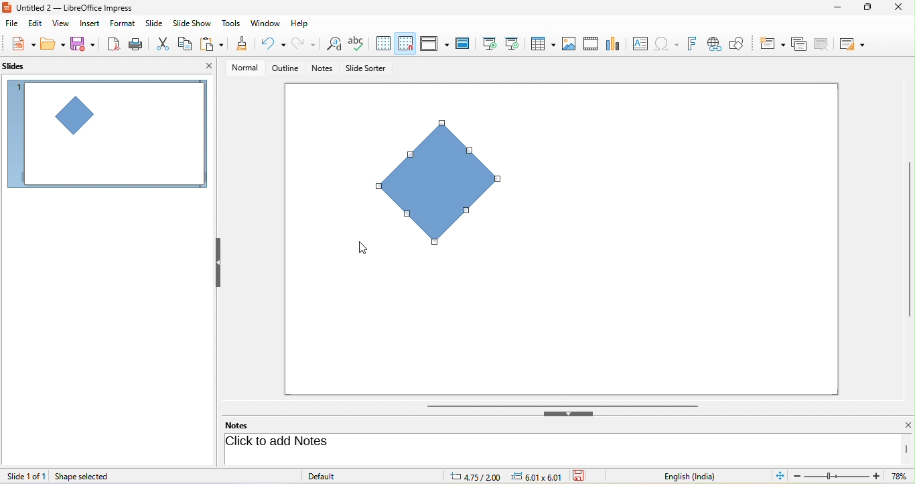 The height and width of the screenshot is (484, 915). What do you see at coordinates (12, 24) in the screenshot?
I see `file` at bounding box center [12, 24].